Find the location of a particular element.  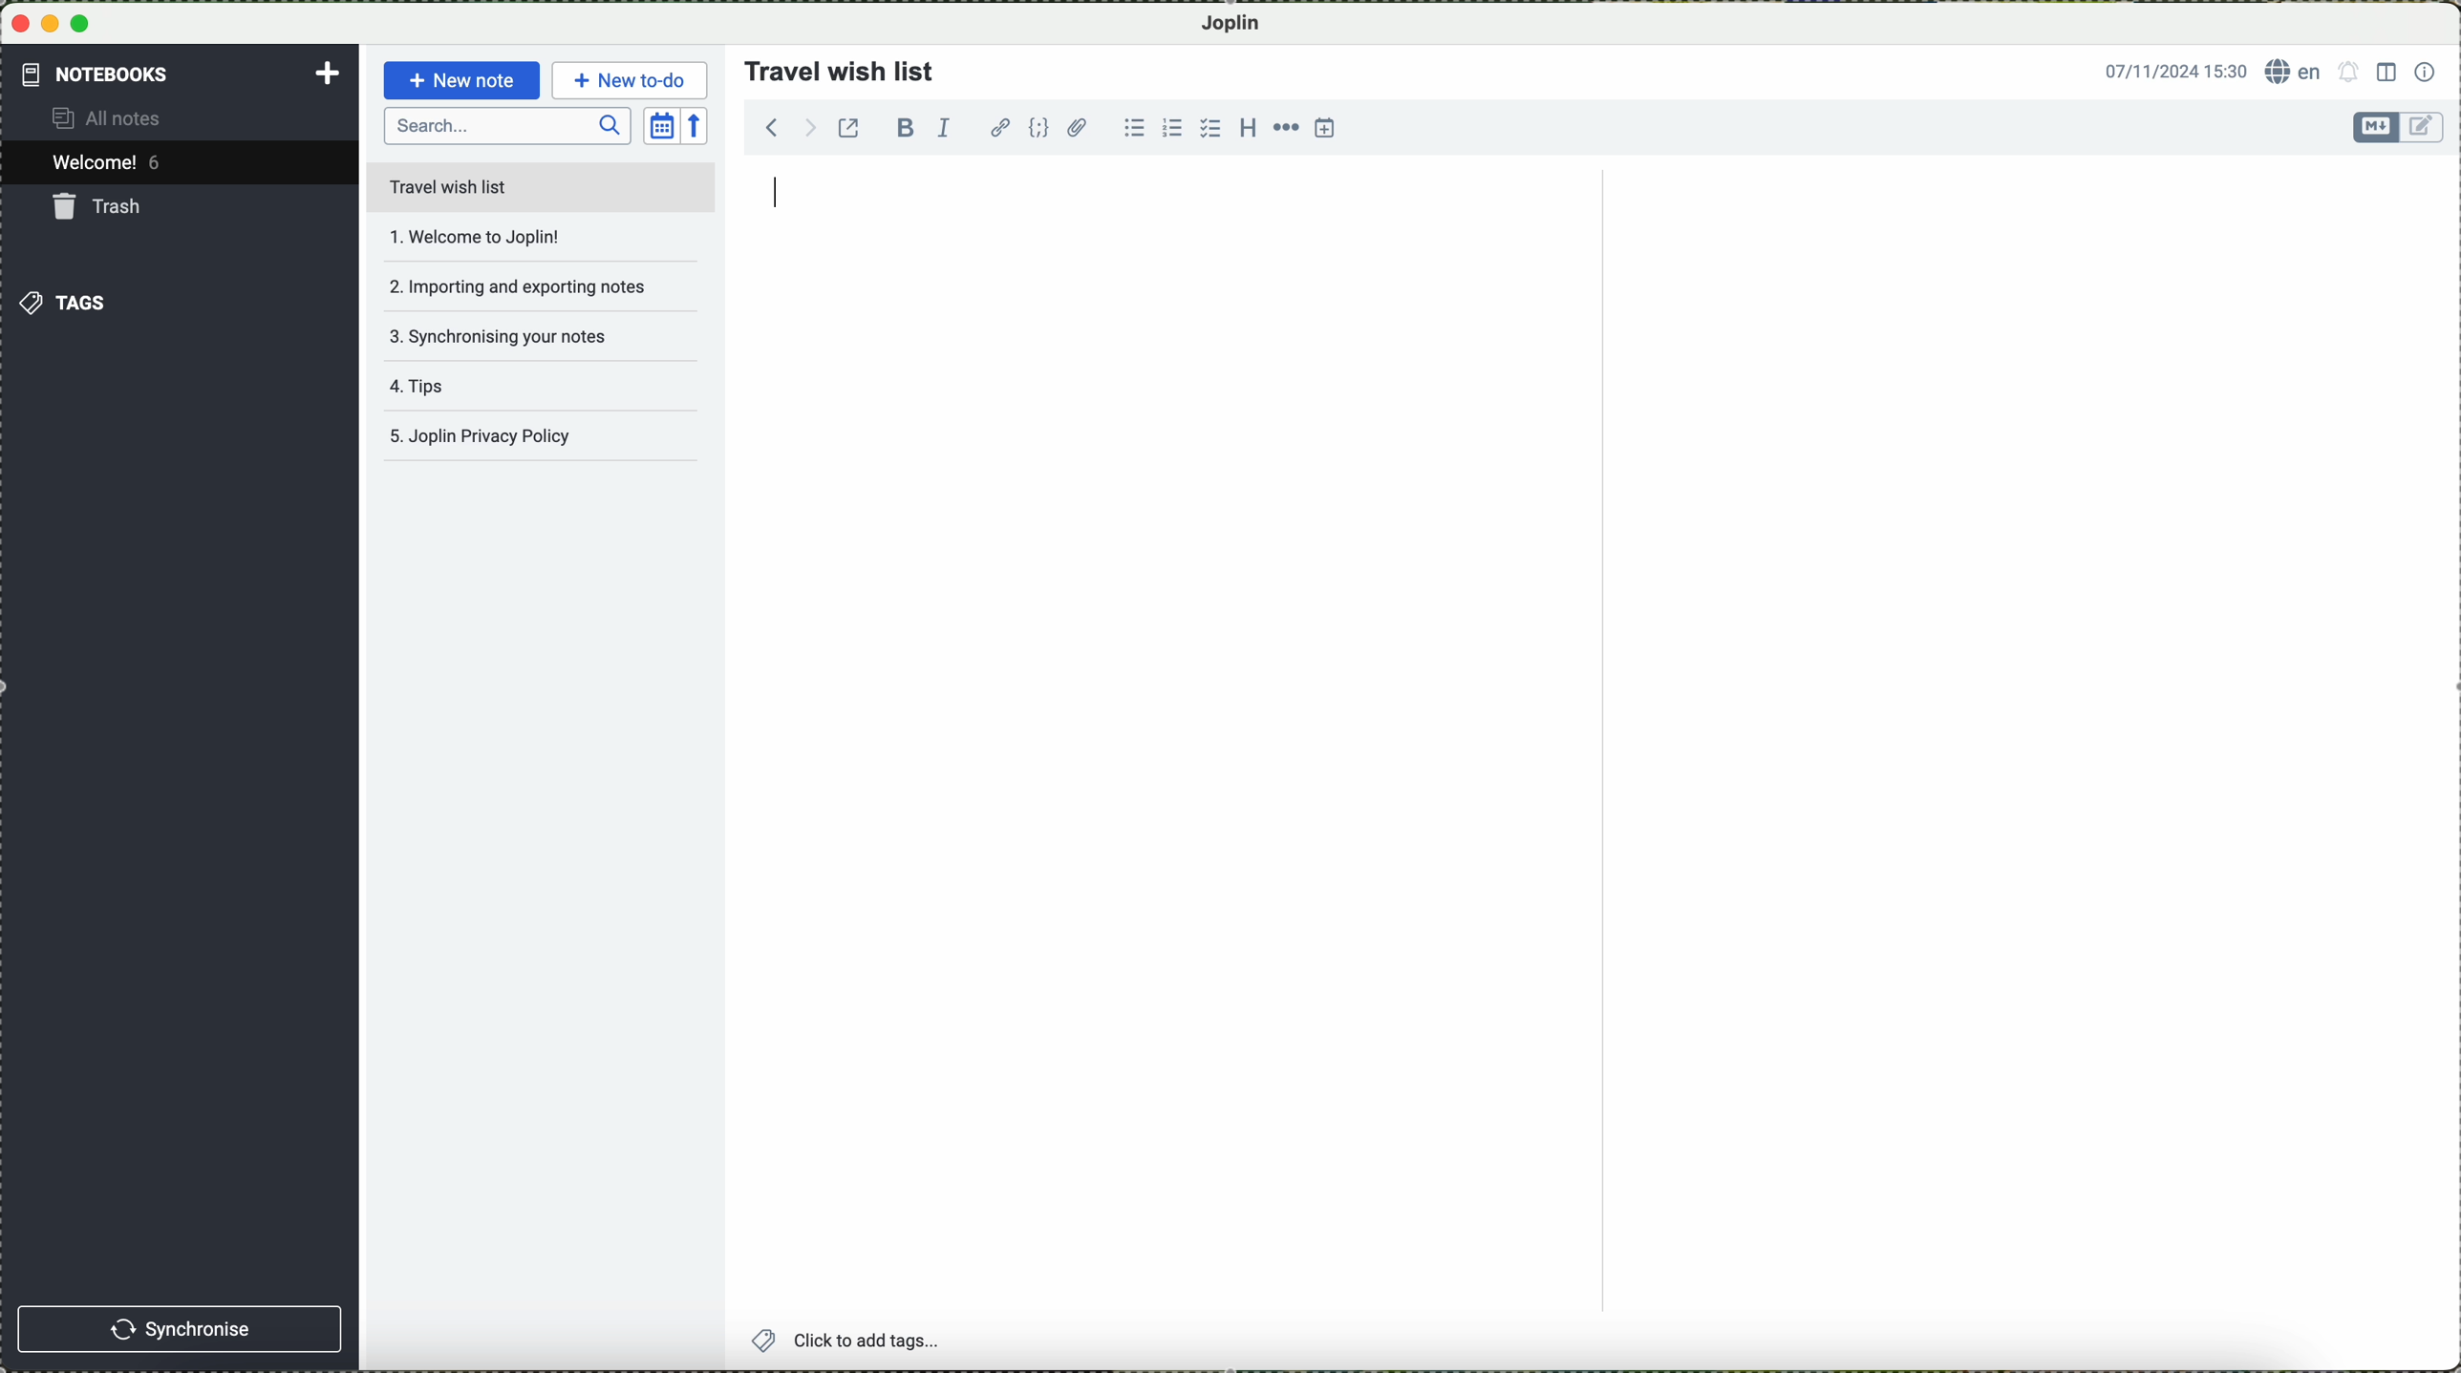

hyperlink is located at coordinates (999, 127).